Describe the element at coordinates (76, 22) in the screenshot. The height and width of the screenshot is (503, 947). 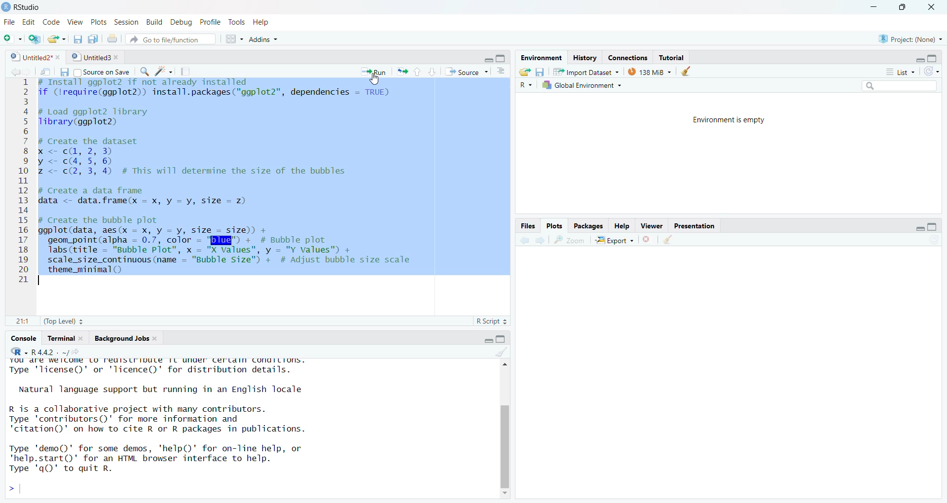
I see `> View` at that location.